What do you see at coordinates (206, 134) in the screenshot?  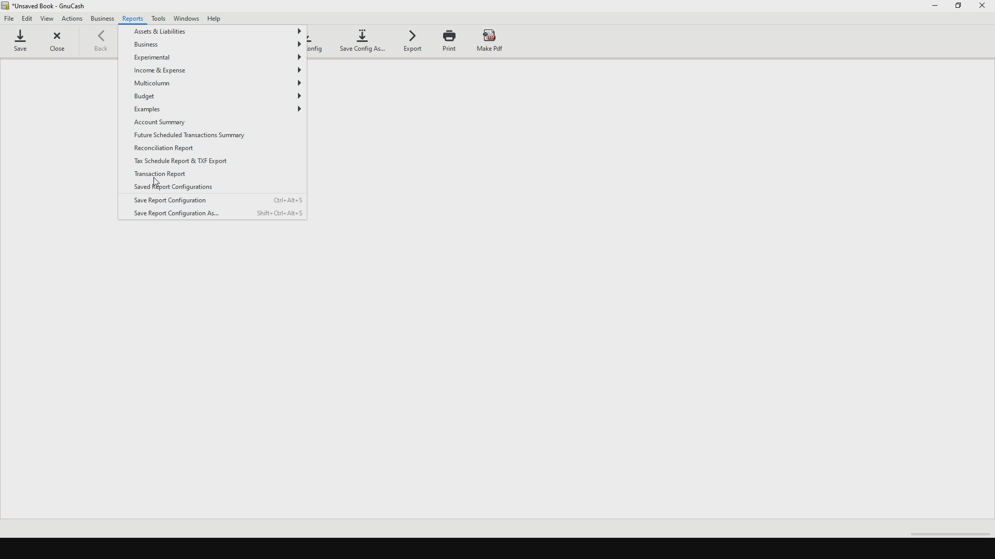 I see `future scheduled transactions summary` at bounding box center [206, 134].